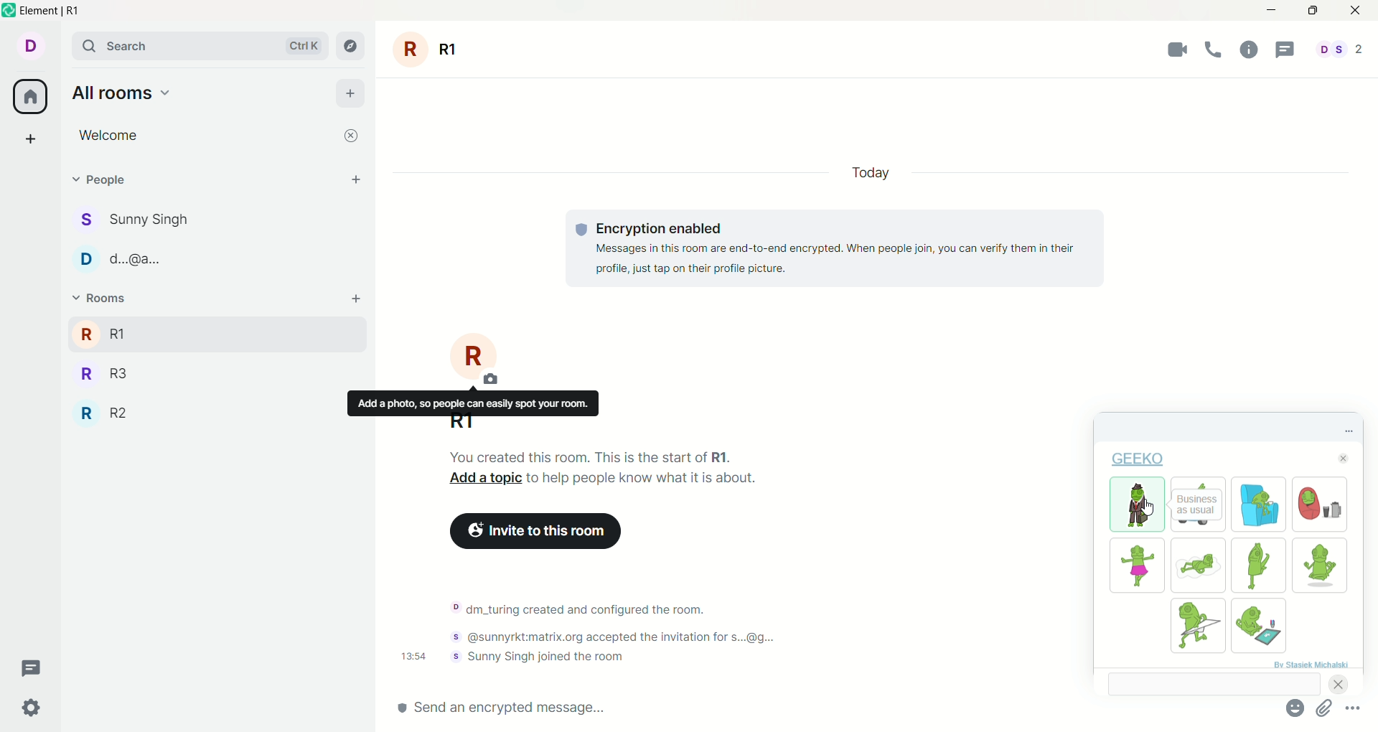  Describe the element at coordinates (461, 423) in the screenshot. I see `R1 - current room name` at that location.